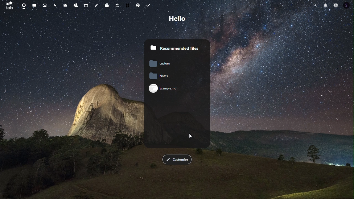 The width and height of the screenshot is (354, 199). Describe the element at coordinates (192, 136) in the screenshot. I see `Cursor` at that location.